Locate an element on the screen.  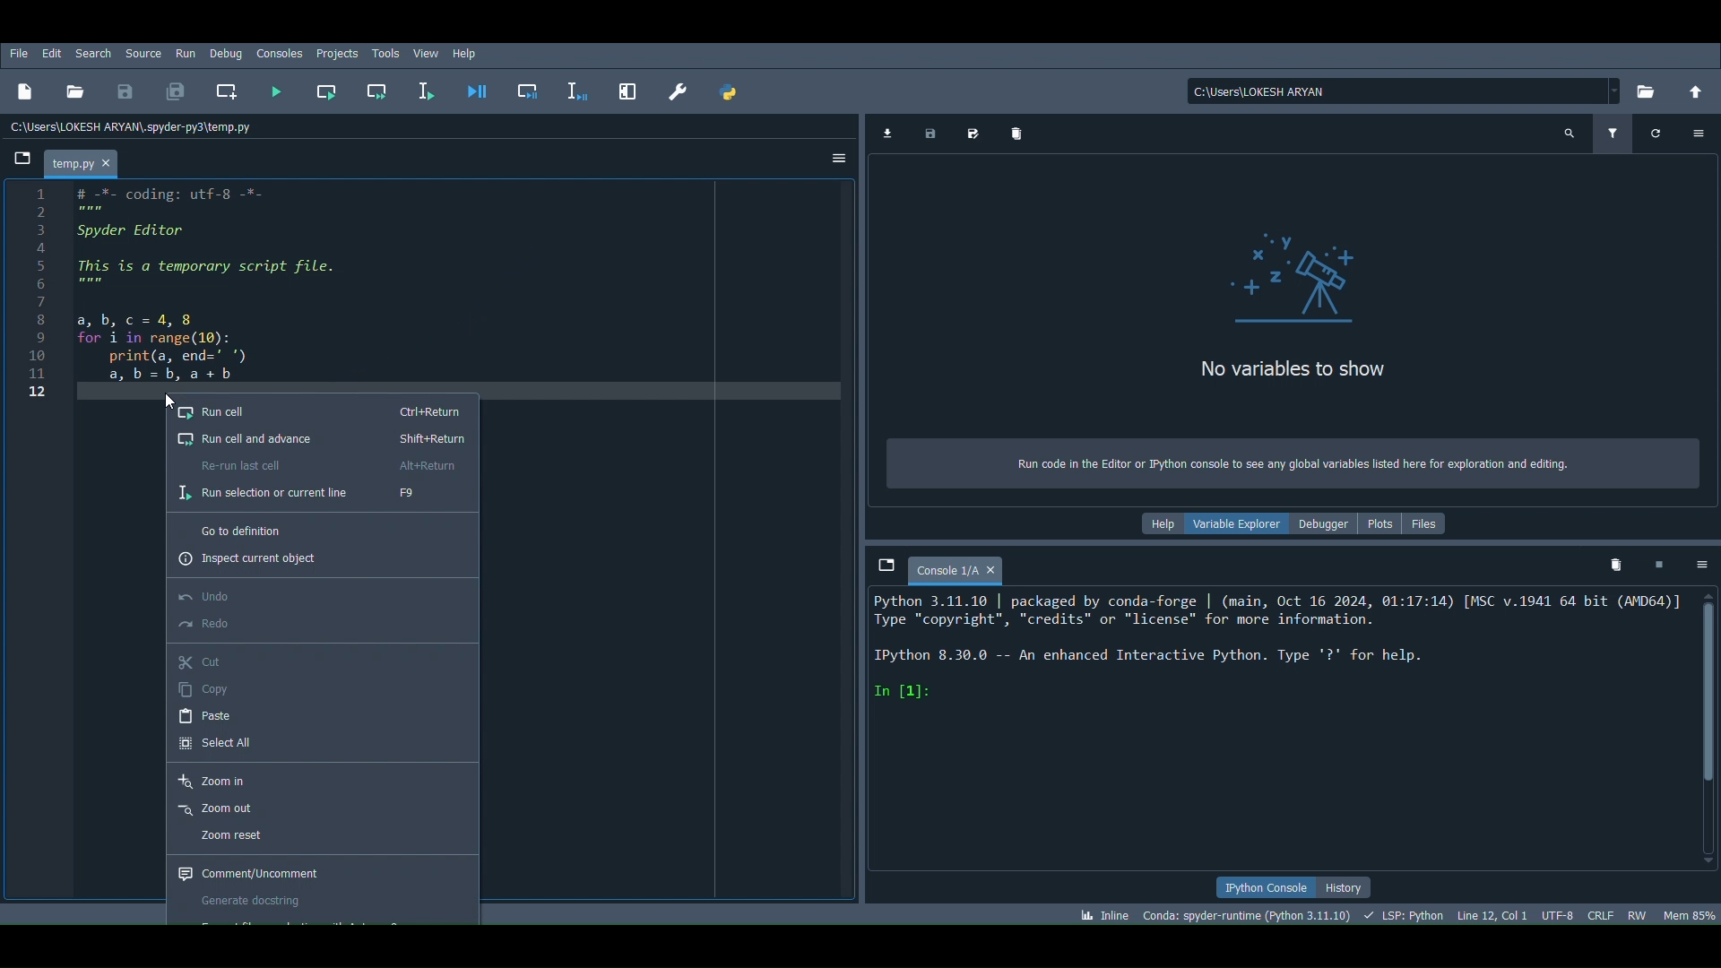
Debugger is located at coordinates (1325, 522).